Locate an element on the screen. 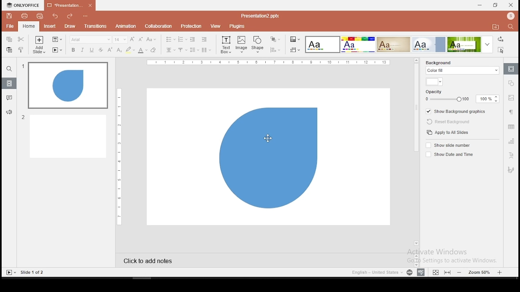 The width and height of the screenshot is (520, 292). zoom level is located at coordinates (480, 272).